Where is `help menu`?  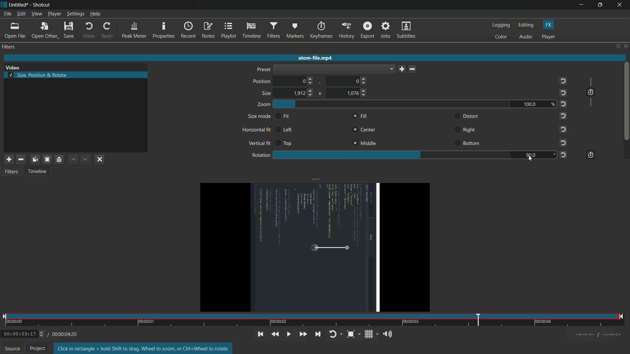 help menu is located at coordinates (96, 14).